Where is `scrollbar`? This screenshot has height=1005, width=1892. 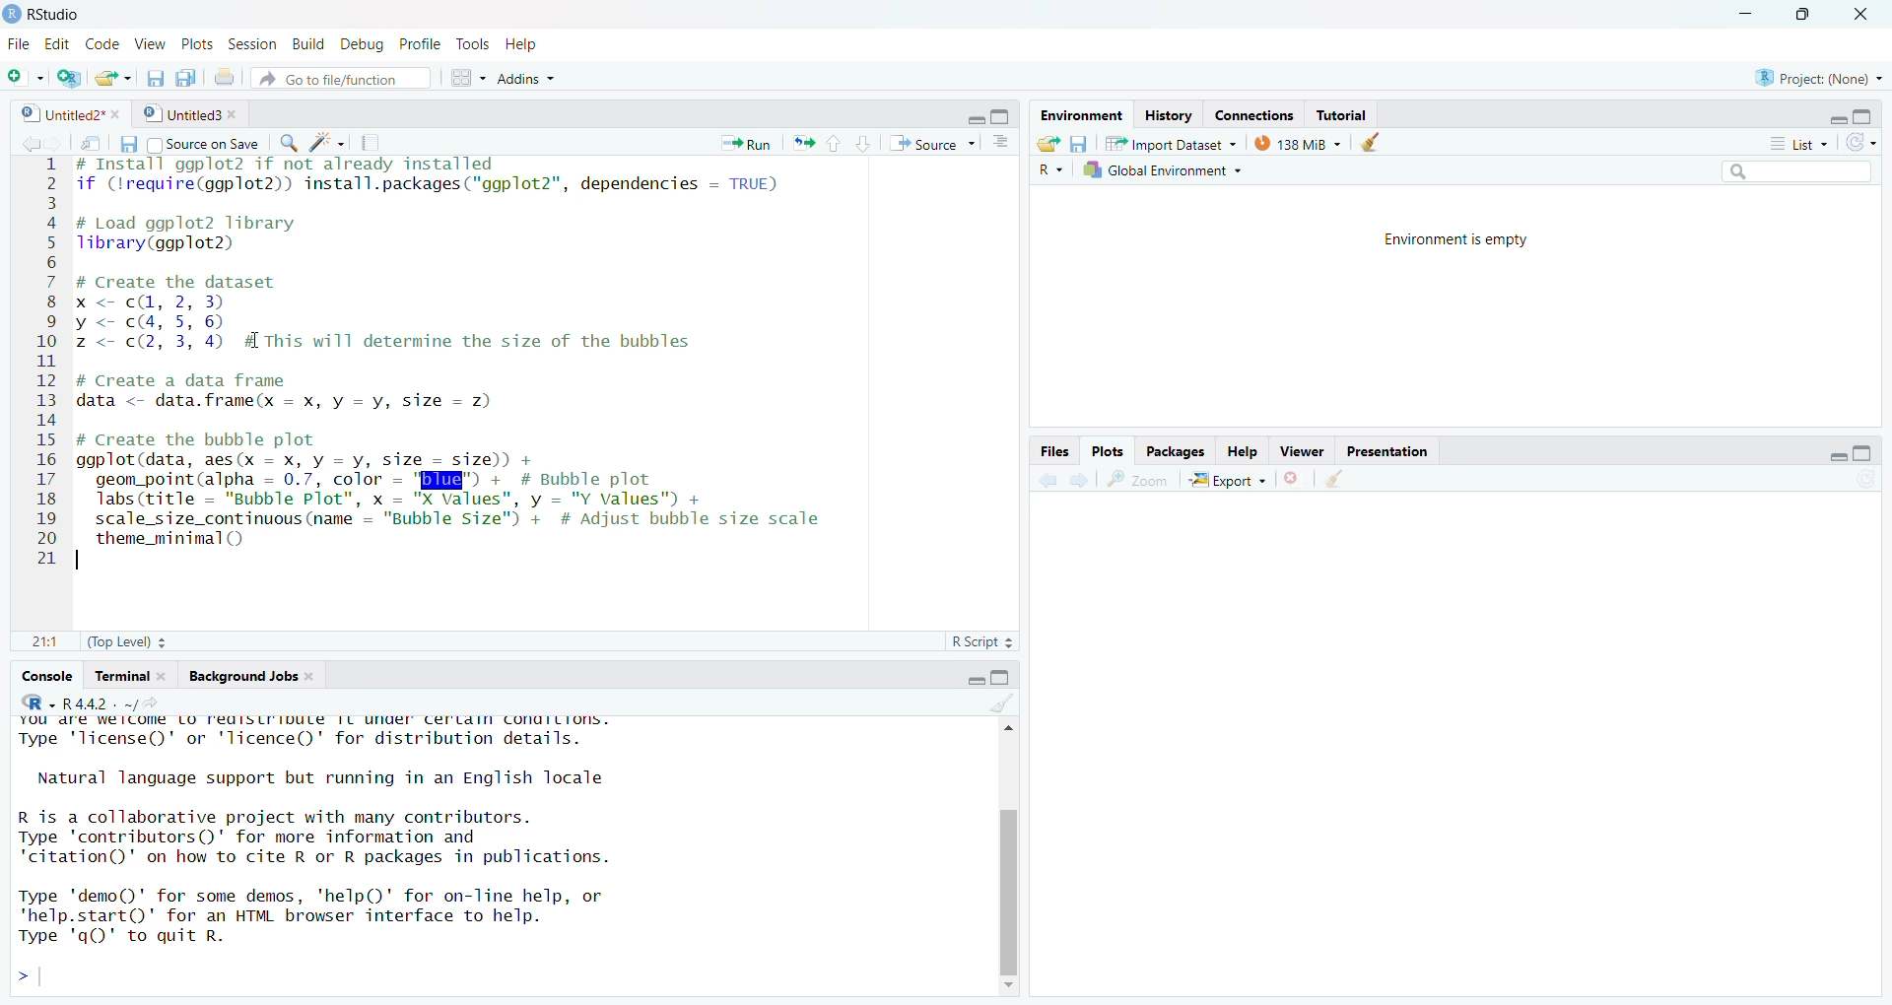 scrollbar is located at coordinates (1001, 854).